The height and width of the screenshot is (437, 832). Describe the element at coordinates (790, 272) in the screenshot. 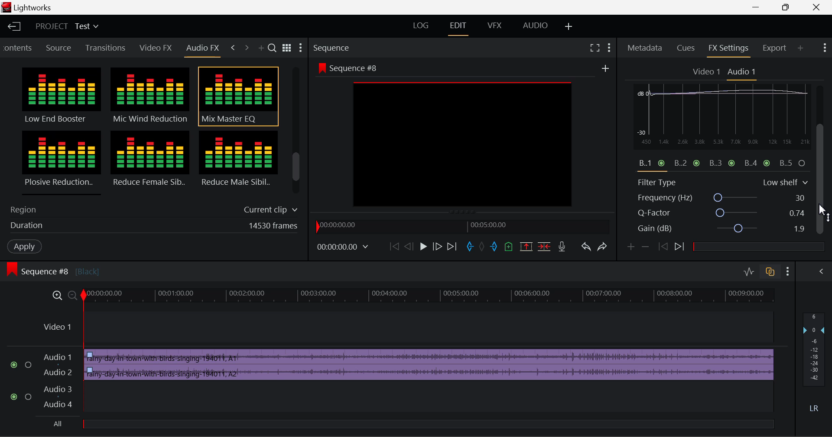

I see `Show Settings` at that location.